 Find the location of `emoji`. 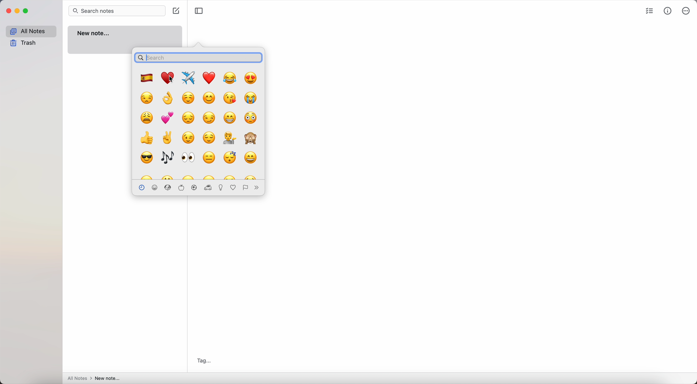

emoji is located at coordinates (209, 98).